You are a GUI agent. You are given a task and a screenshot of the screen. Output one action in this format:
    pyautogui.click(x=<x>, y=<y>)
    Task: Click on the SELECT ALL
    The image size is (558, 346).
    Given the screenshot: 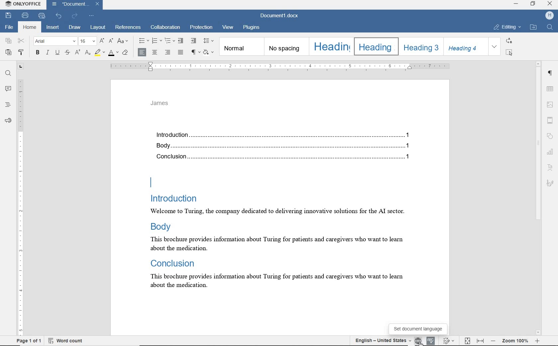 What is the action you would take?
    pyautogui.click(x=510, y=52)
    